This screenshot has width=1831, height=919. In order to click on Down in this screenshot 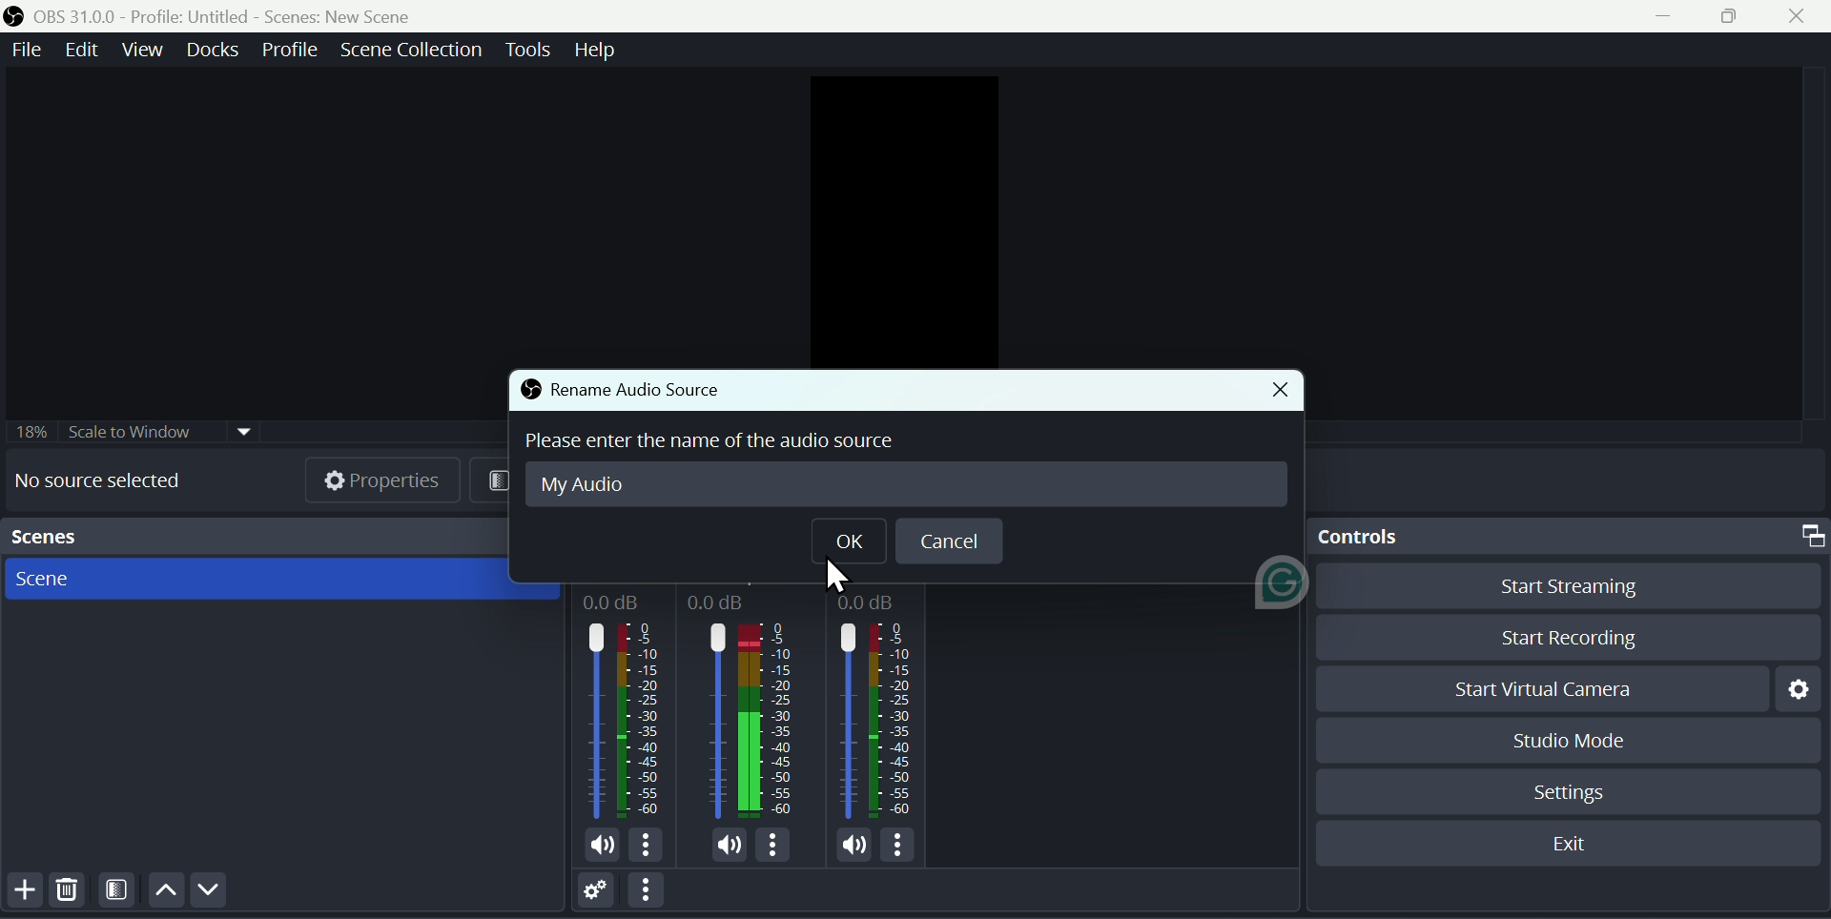, I will do `click(216, 890)`.